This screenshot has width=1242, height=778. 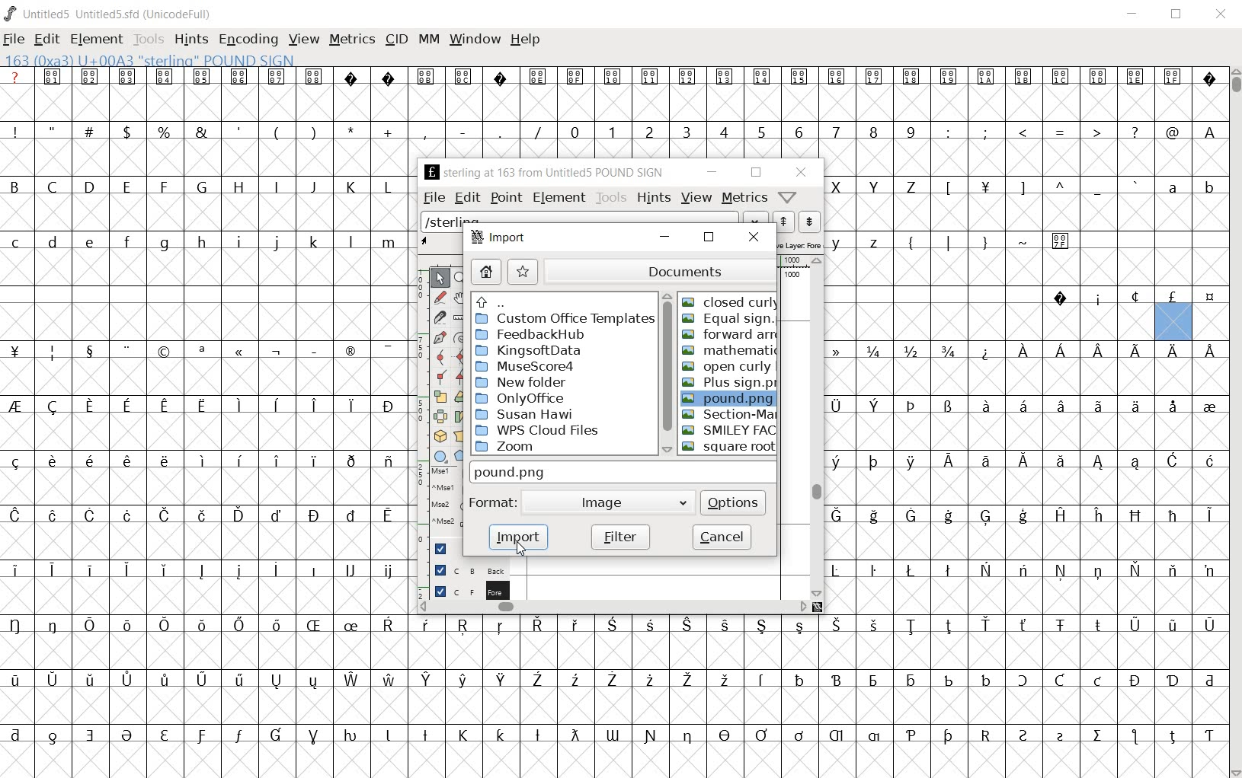 I want to click on Symbol, so click(x=985, y=518).